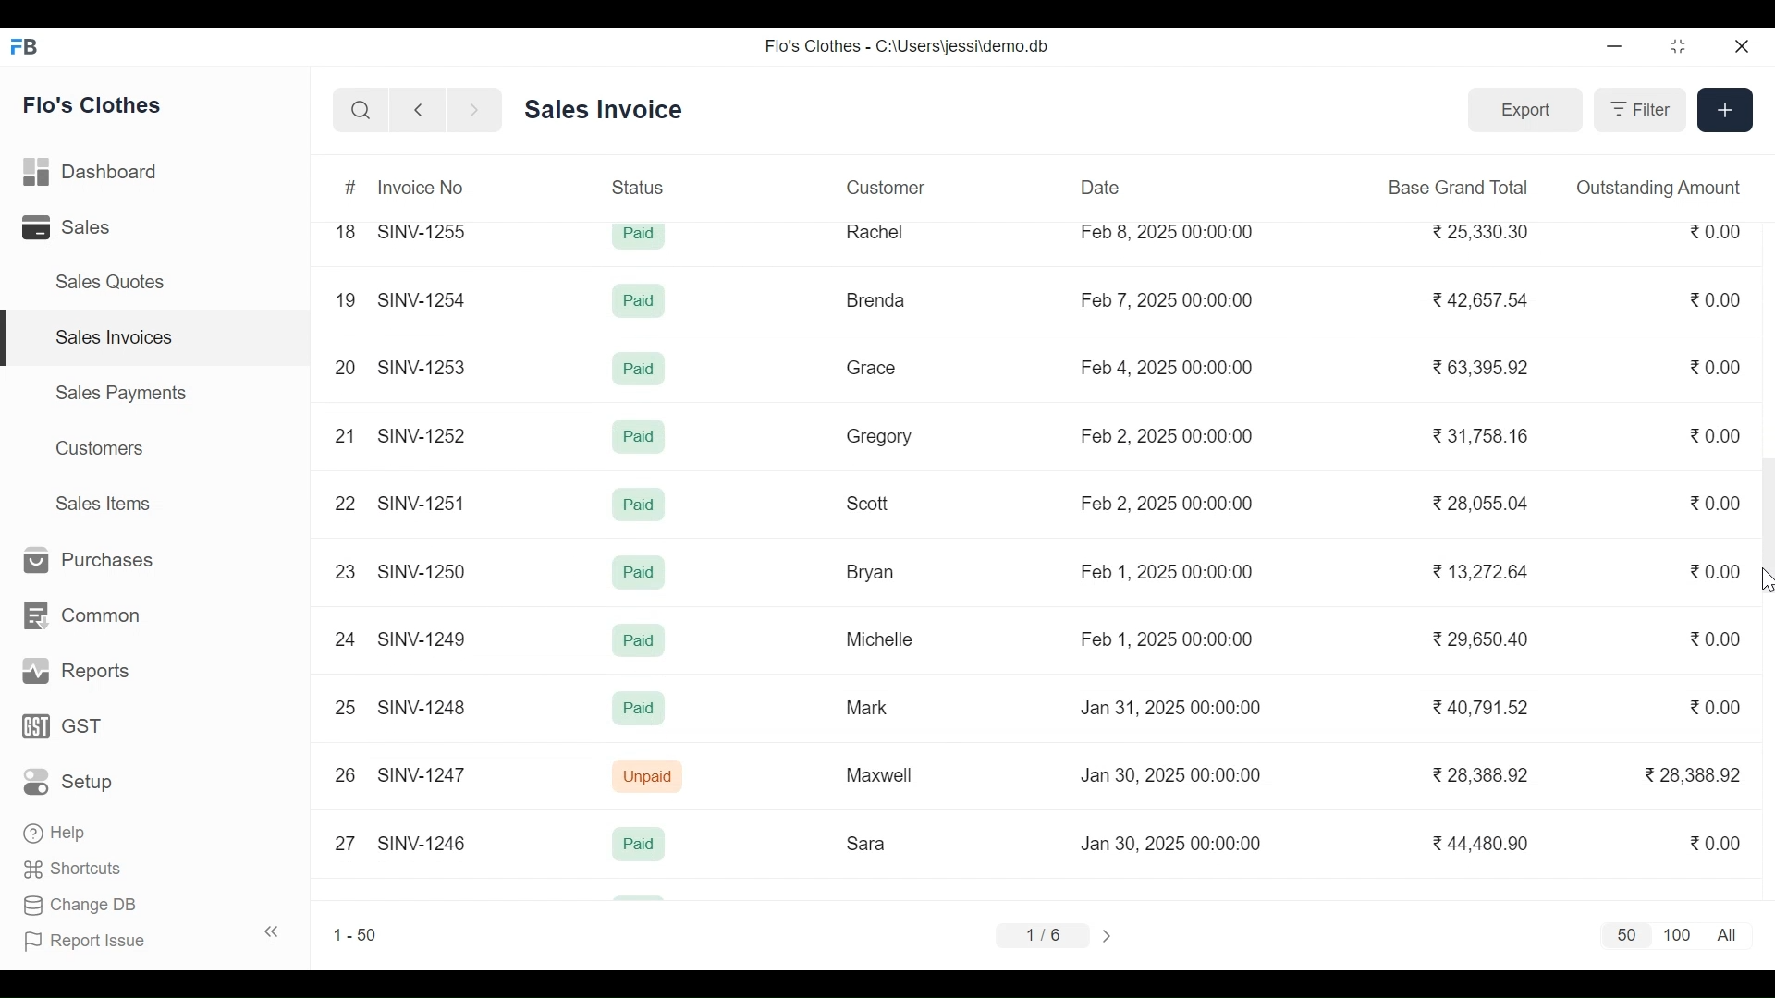 This screenshot has width=1775, height=998. Describe the element at coordinates (1110, 935) in the screenshot. I see `Next` at that location.